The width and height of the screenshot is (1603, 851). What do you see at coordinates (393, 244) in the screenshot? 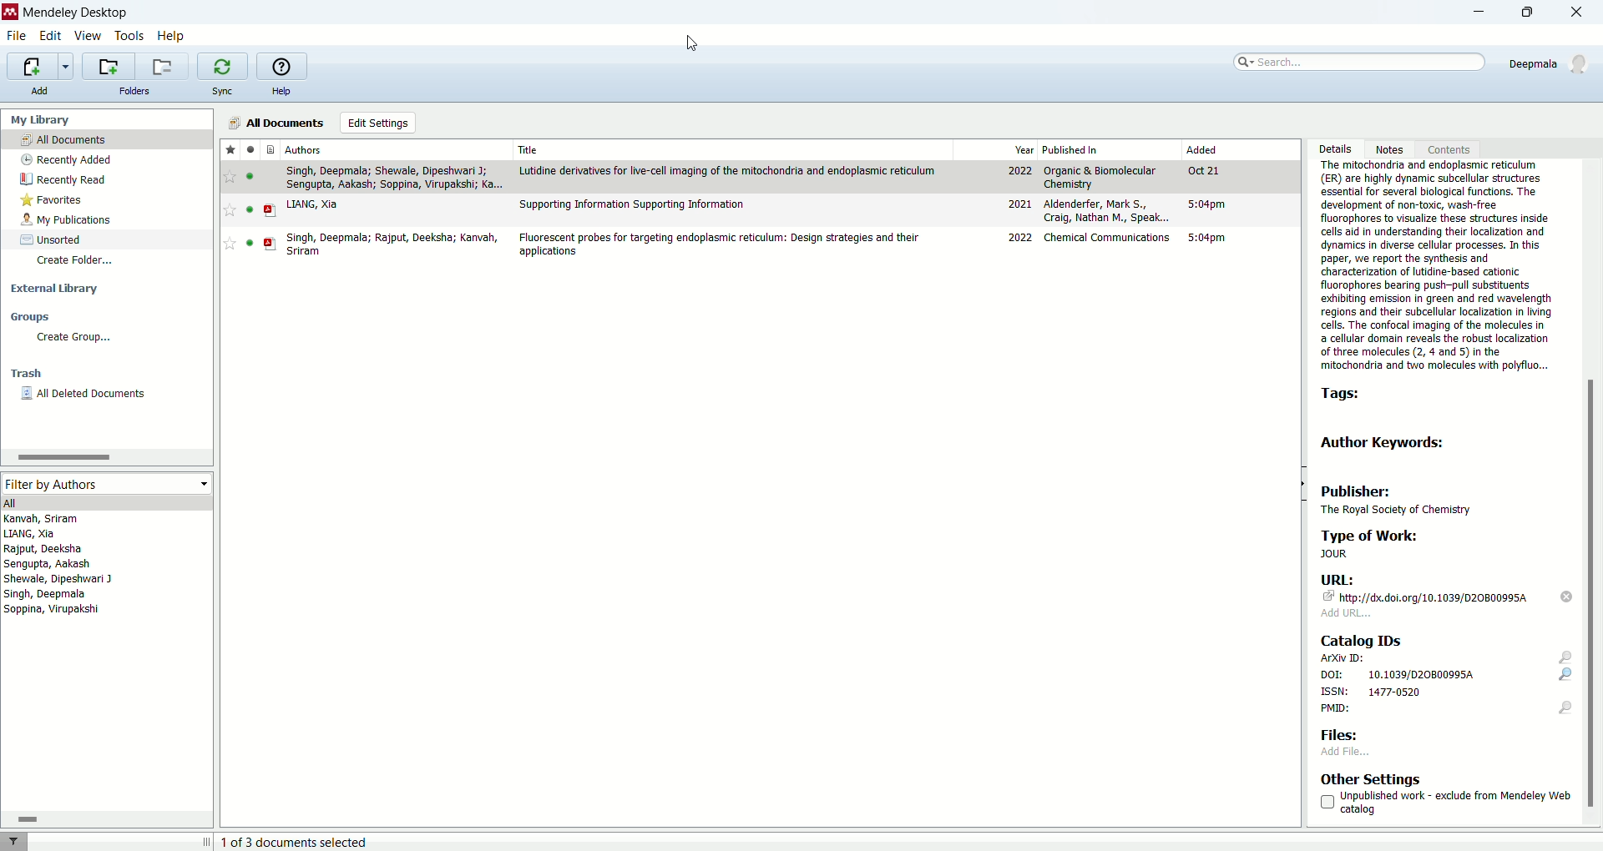
I see `singh, deepmala; rajput, deeksha; kanvah, sriram` at bounding box center [393, 244].